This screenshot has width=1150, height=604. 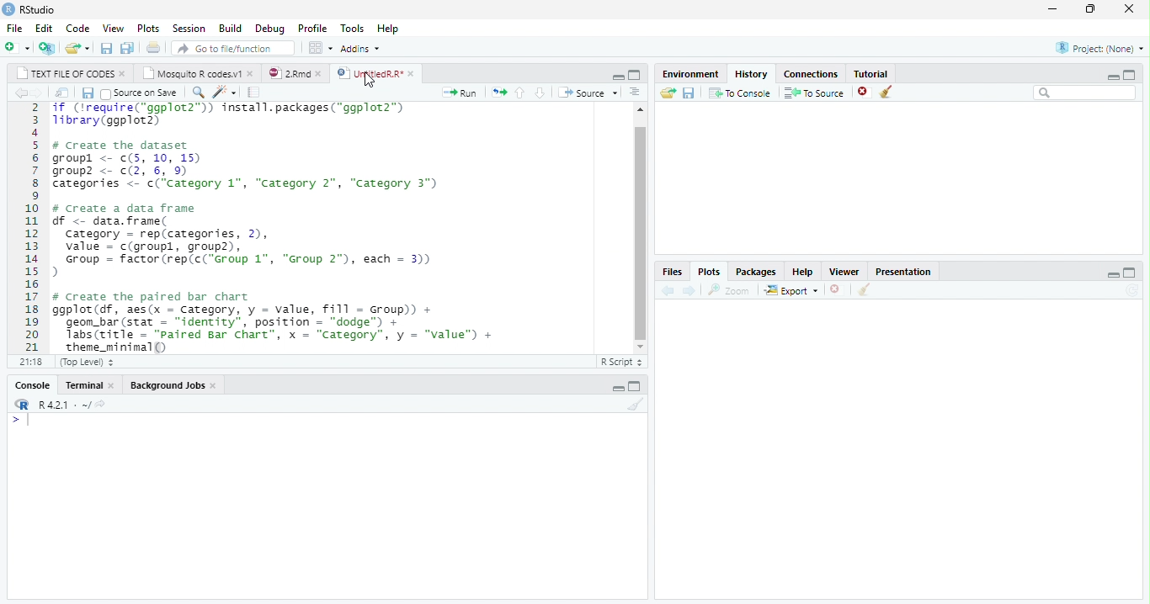 What do you see at coordinates (88, 363) in the screenshot?
I see `(top level)` at bounding box center [88, 363].